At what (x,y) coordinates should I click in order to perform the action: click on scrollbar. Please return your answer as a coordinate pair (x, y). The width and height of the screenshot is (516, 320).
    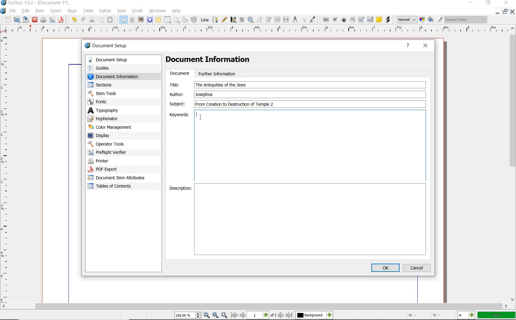
    Looking at the image, I should click on (255, 307).